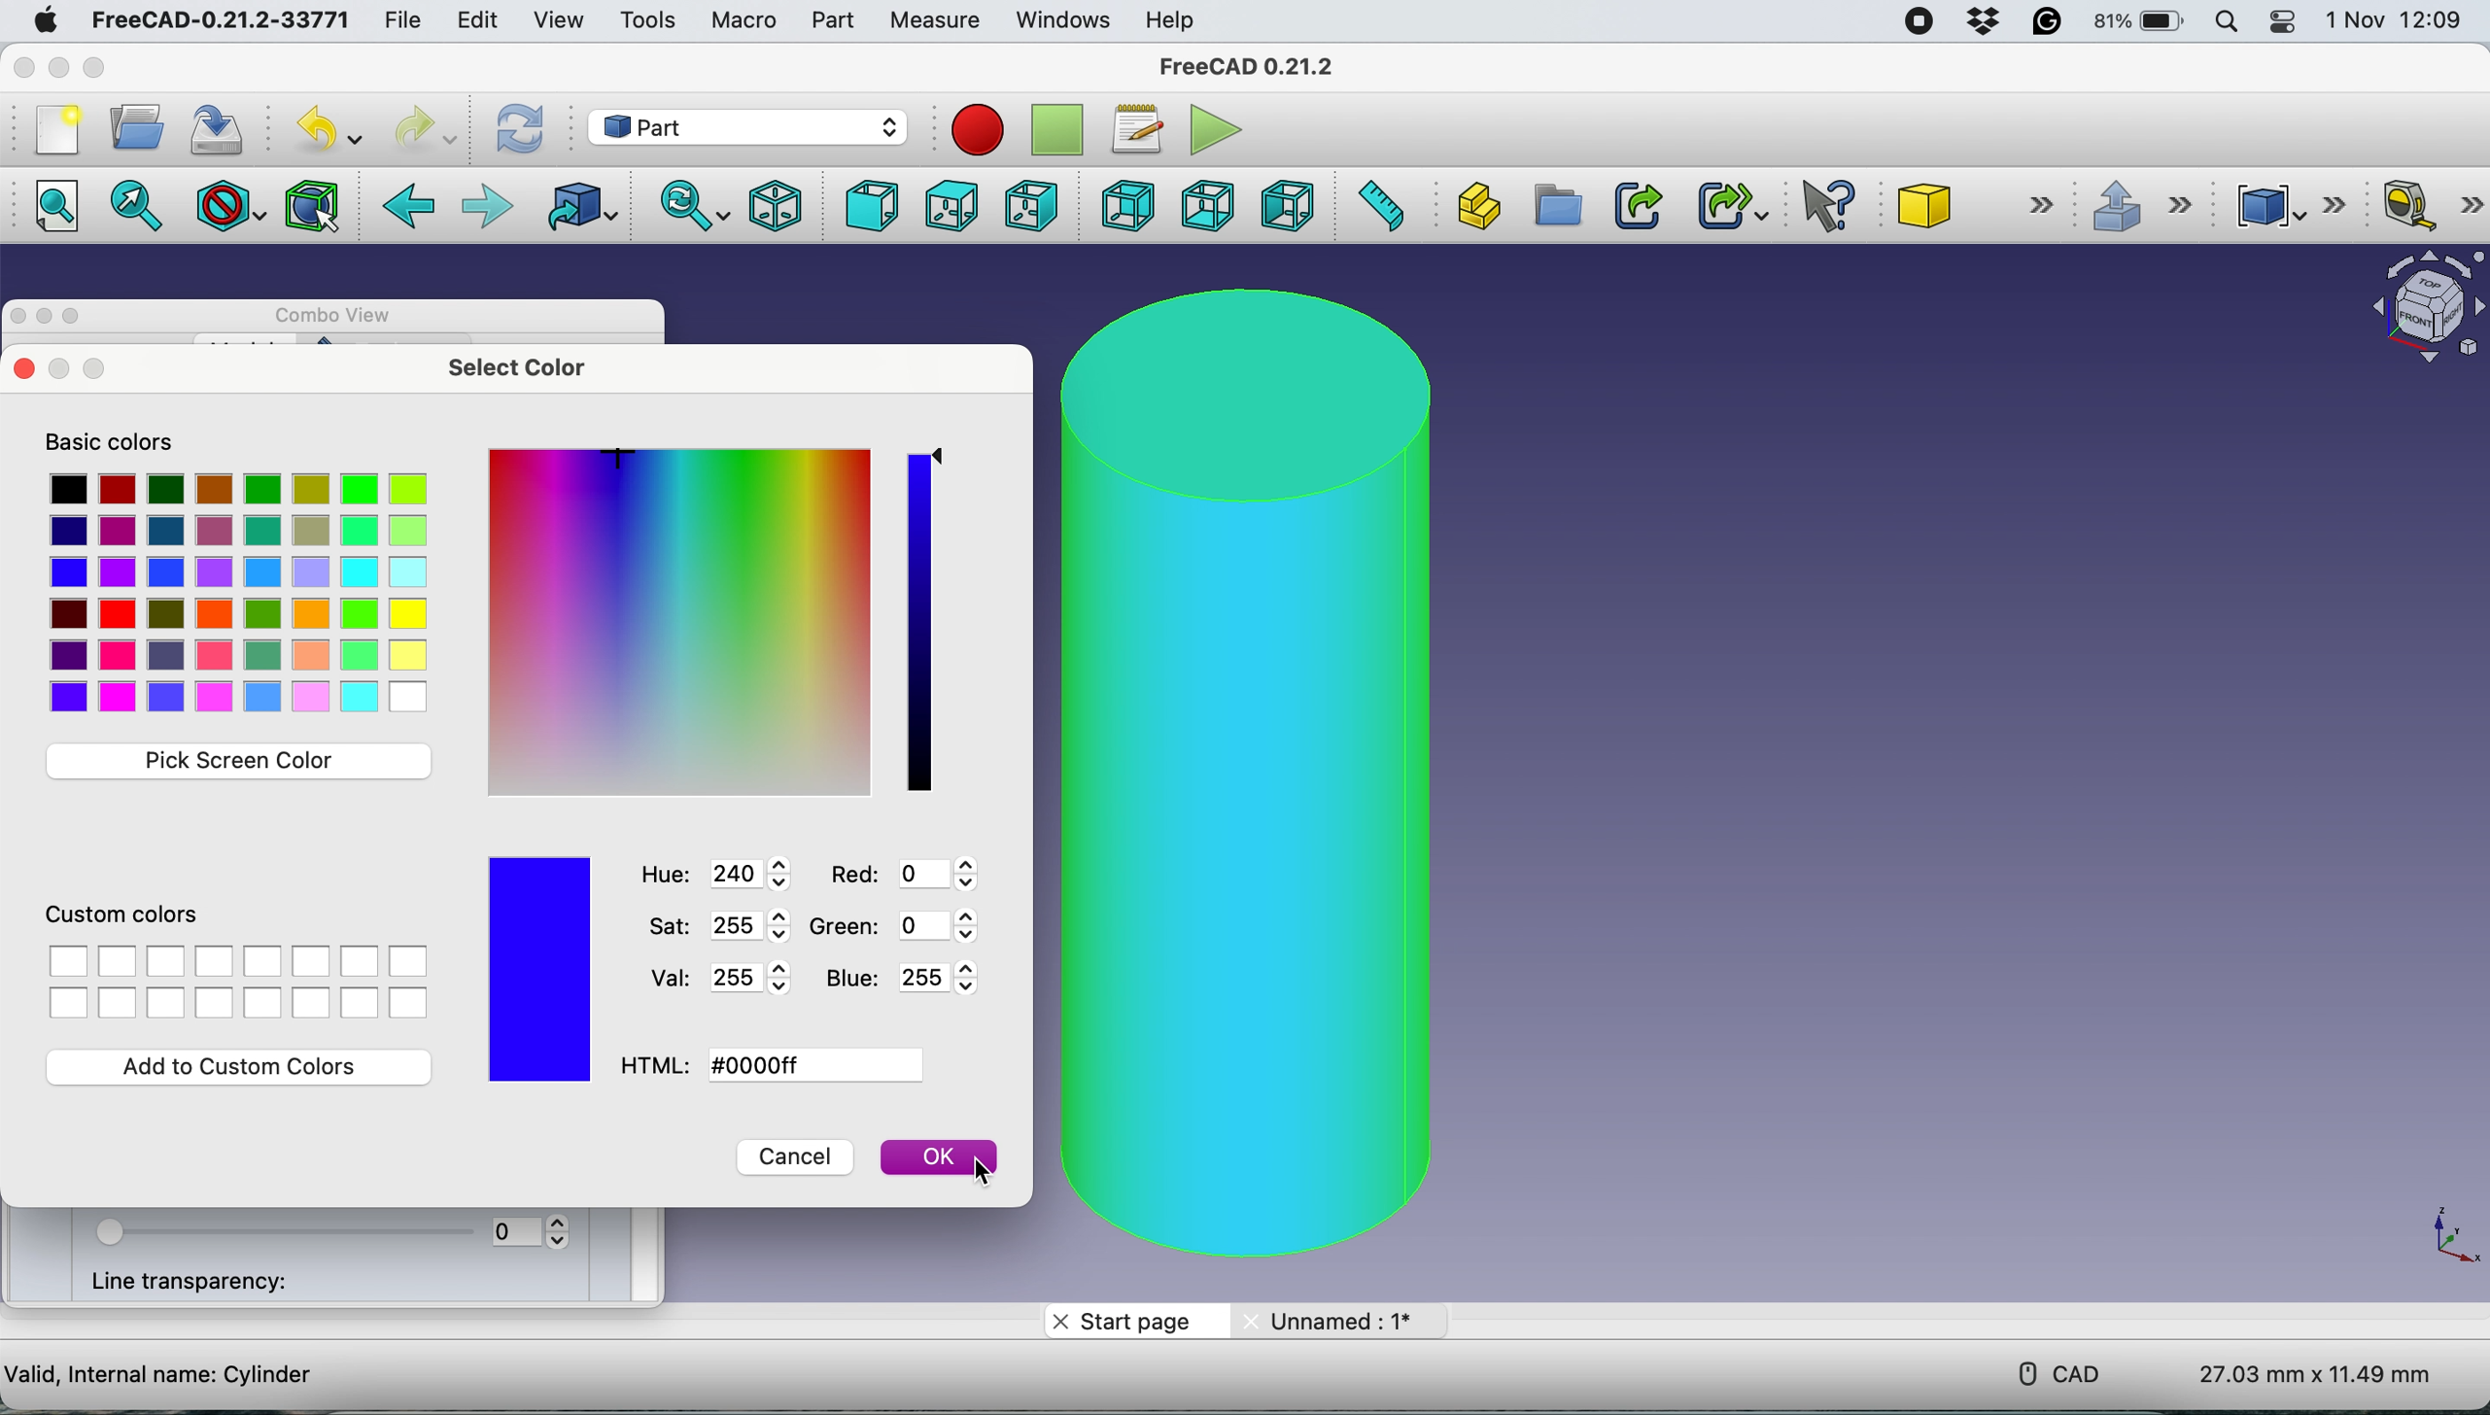 The width and height of the screenshot is (2490, 1415). Describe the element at coordinates (709, 977) in the screenshot. I see `val` at that location.